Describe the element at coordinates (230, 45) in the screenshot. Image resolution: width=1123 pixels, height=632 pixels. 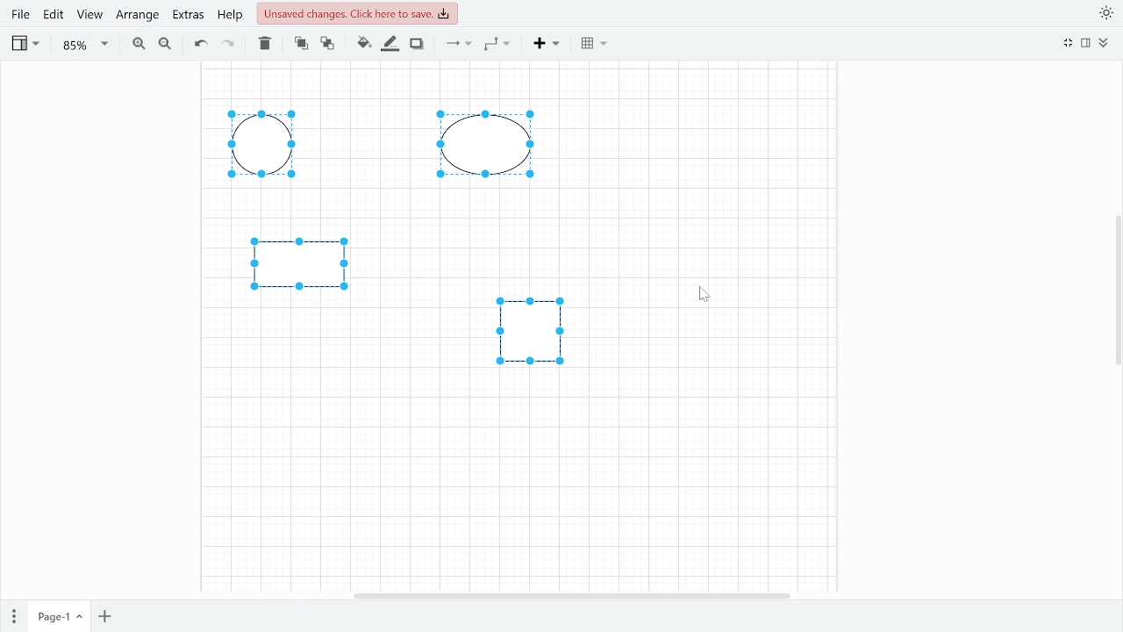
I see `Redo` at that location.